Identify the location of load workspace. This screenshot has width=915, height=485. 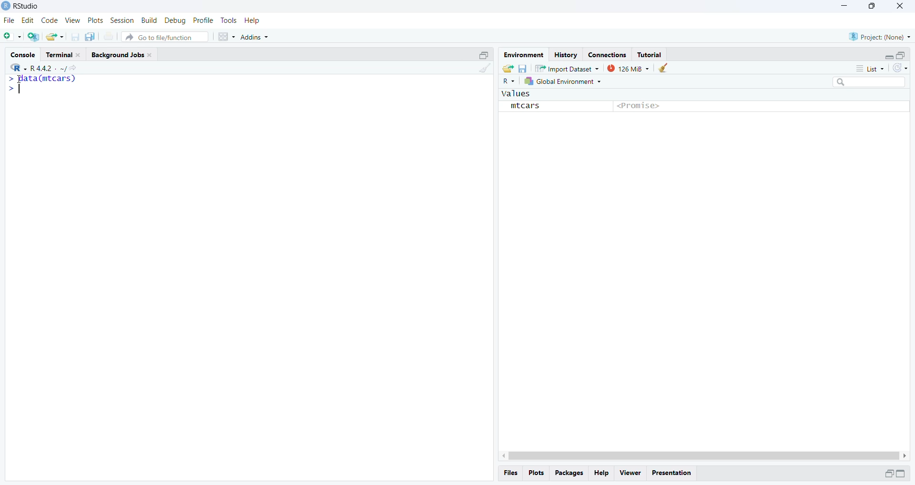
(508, 68).